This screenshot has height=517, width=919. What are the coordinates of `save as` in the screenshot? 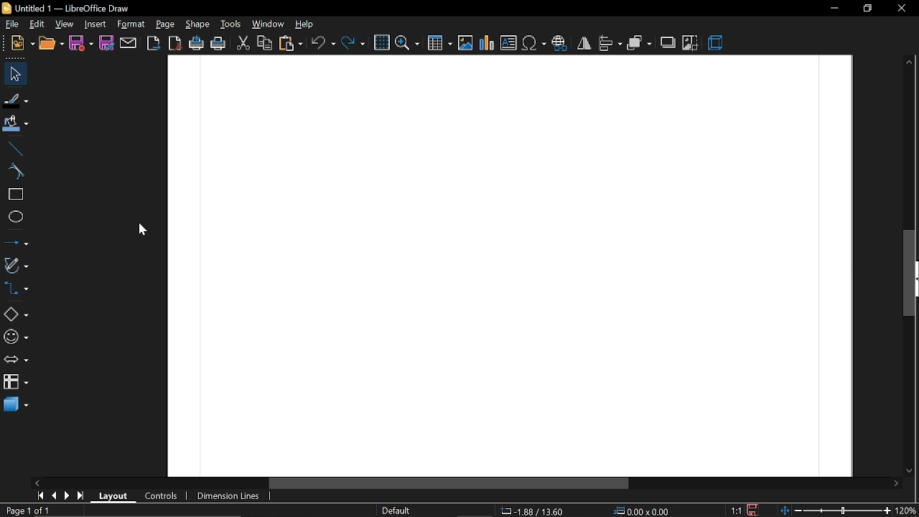 It's located at (108, 43).